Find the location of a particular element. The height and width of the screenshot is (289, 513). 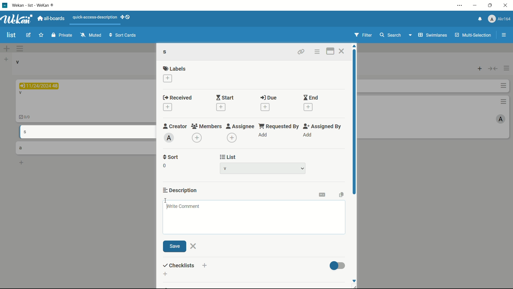

members is located at coordinates (206, 126).